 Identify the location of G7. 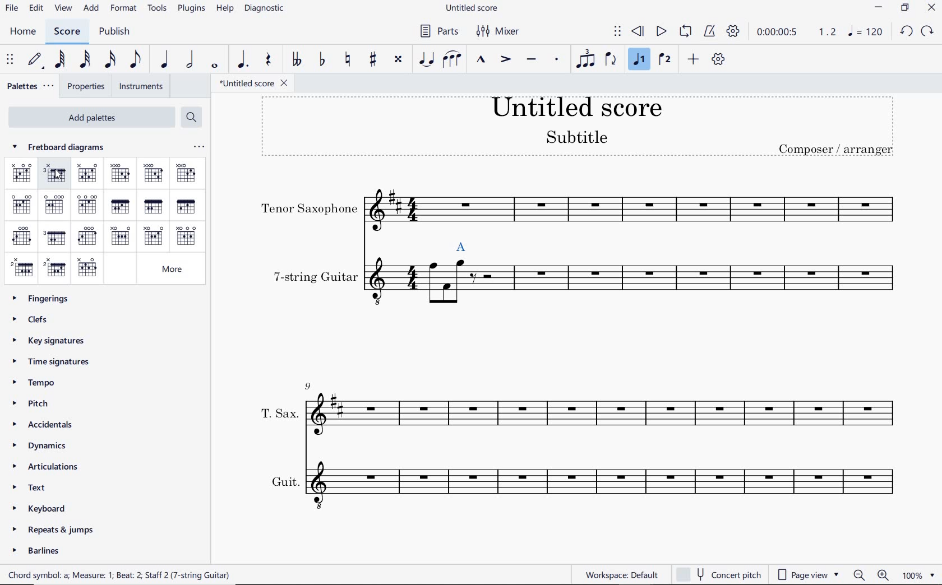
(89, 235).